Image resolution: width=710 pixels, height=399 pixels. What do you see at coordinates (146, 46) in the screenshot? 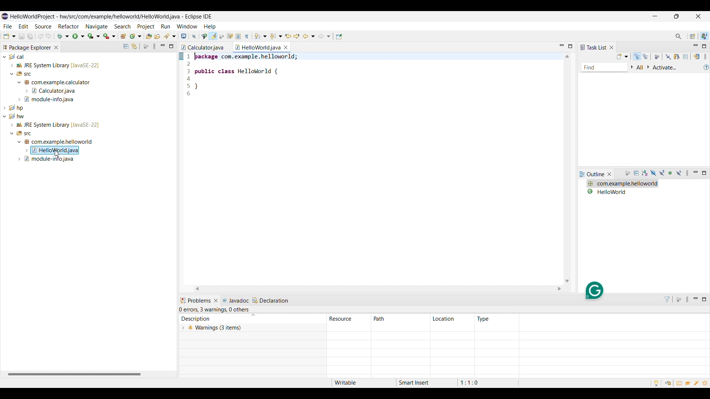
I see `Focus on active task` at bounding box center [146, 46].